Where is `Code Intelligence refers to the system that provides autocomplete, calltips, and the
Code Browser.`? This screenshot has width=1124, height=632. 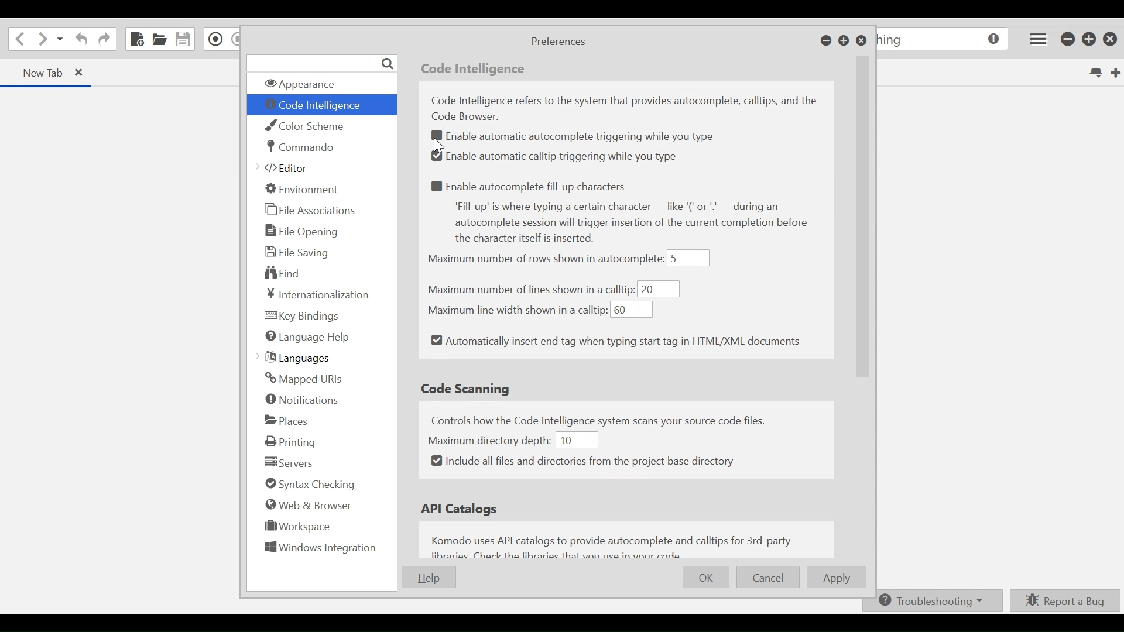 Code Intelligence refers to the system that provides autocomplete, calltips, and the
Code Browser. is located at coordinates (629, 108).